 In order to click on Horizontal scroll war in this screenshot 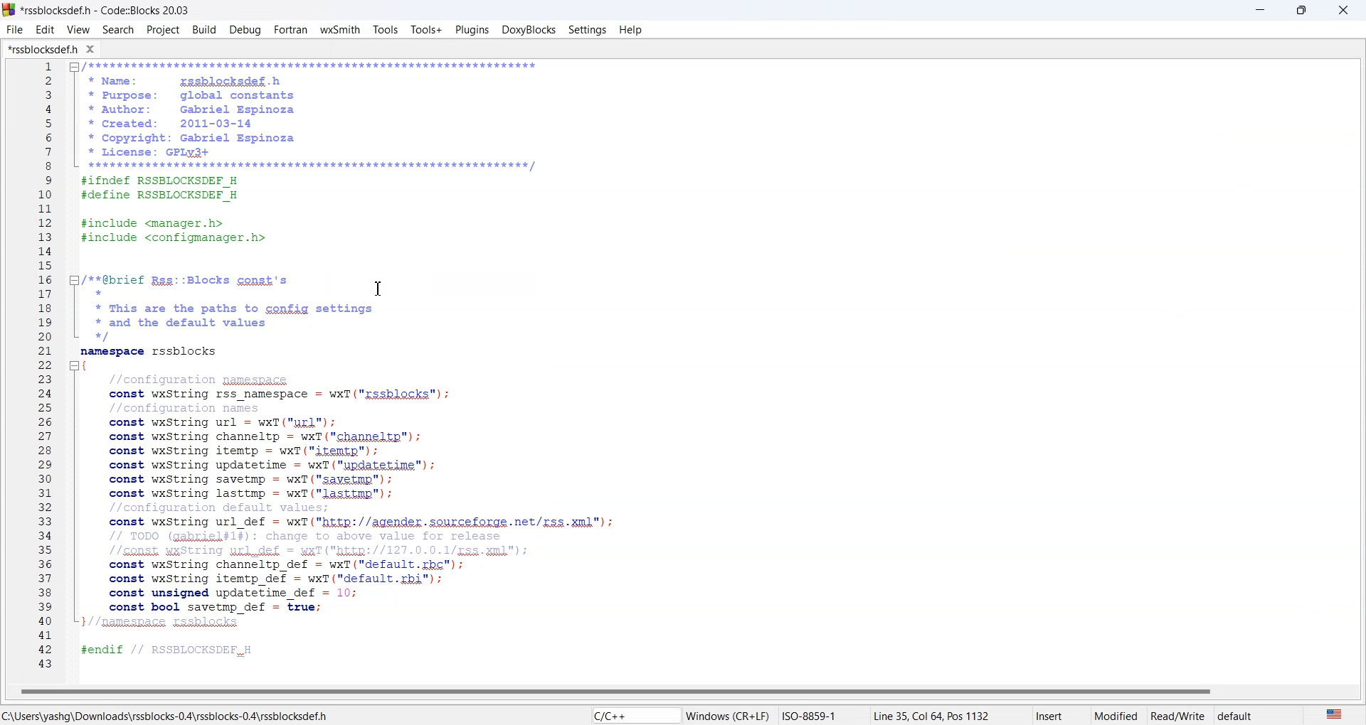, I will do `click(681, 691)`.